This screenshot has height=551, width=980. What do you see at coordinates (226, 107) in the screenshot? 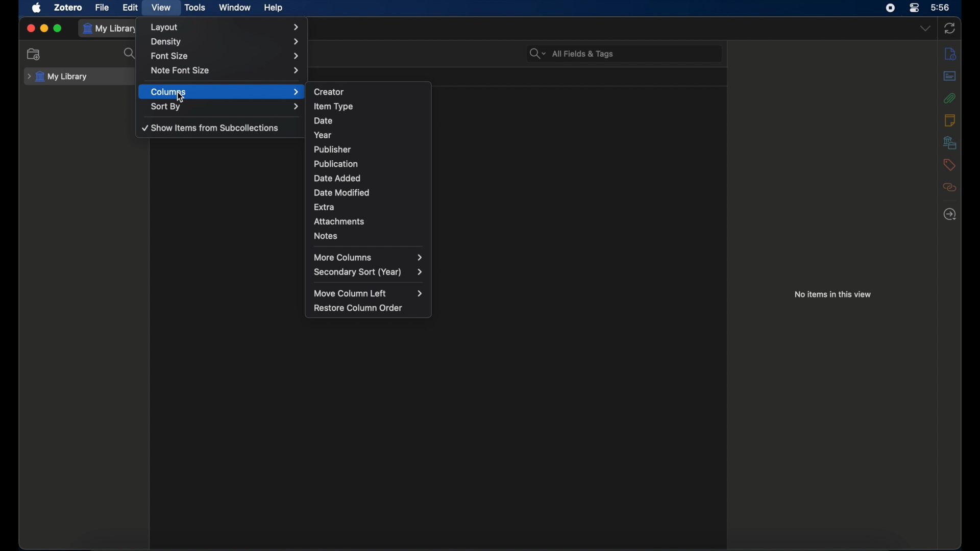
I see `sort by` at bounding box center [226, 107].